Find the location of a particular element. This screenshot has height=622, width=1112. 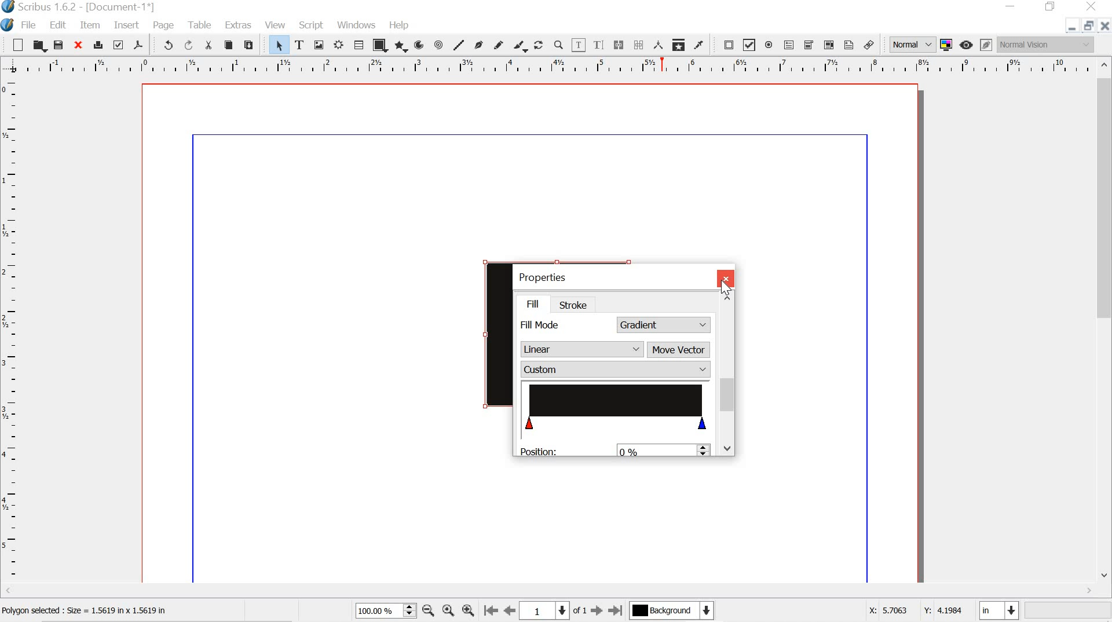

fill is located at coordinates (538, 302).